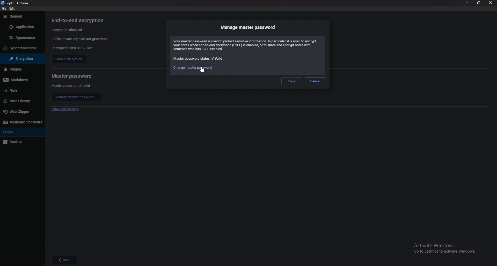  I want to click on encryption, so click(20, 59).